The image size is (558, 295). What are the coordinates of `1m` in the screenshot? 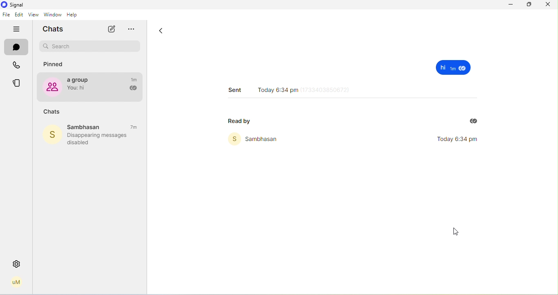 It's located at (135, 79).